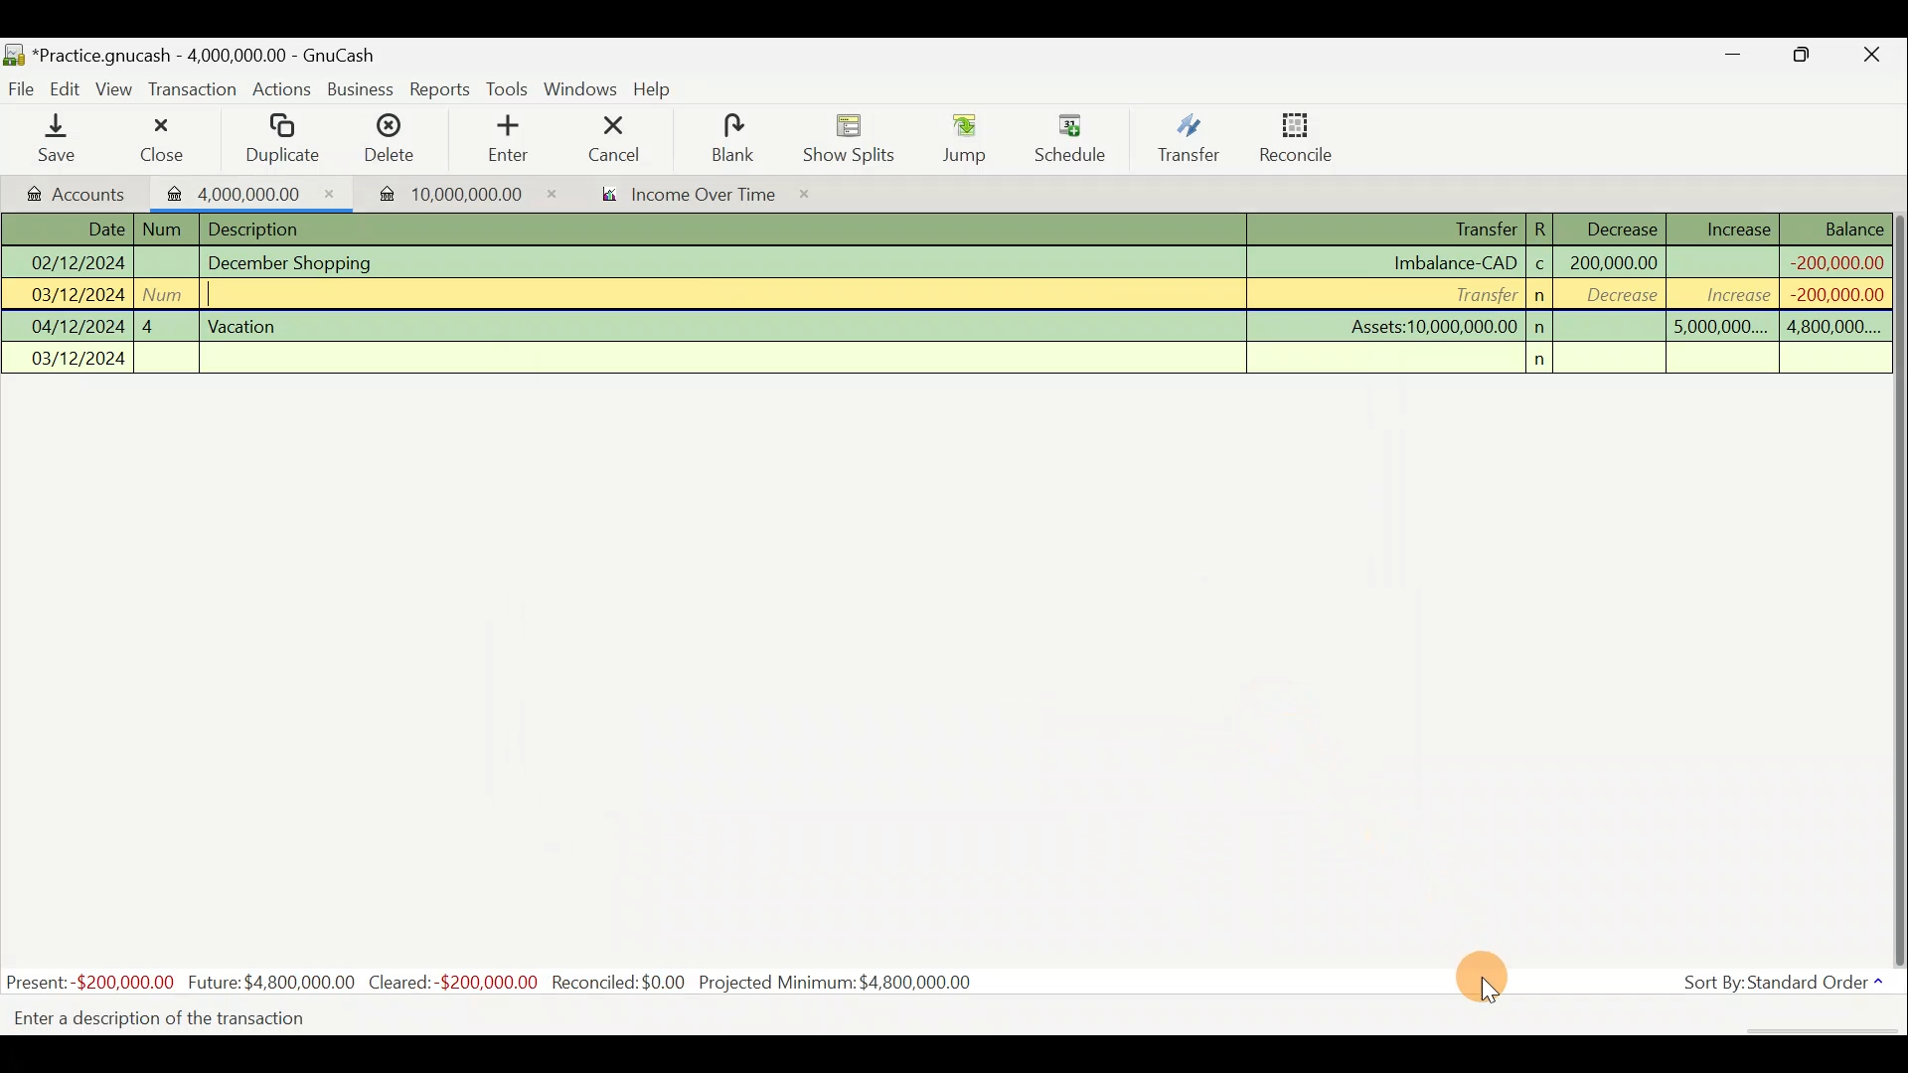  What do you see at coordinates (1454, 262) in the screenshot?
I see `Imbalance-CAD` at bounding box center [1454, 262].